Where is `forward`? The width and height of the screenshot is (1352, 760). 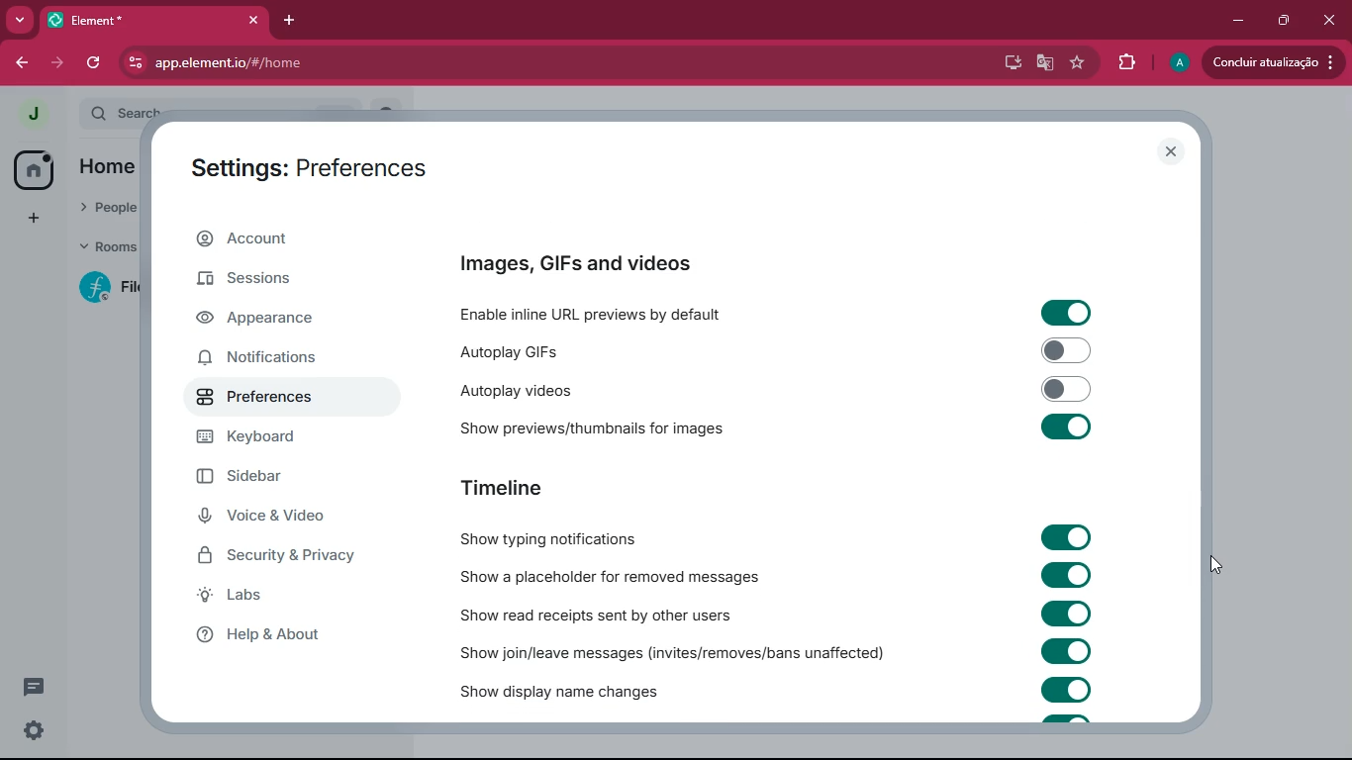
forward is located at coordinates (57, 63).